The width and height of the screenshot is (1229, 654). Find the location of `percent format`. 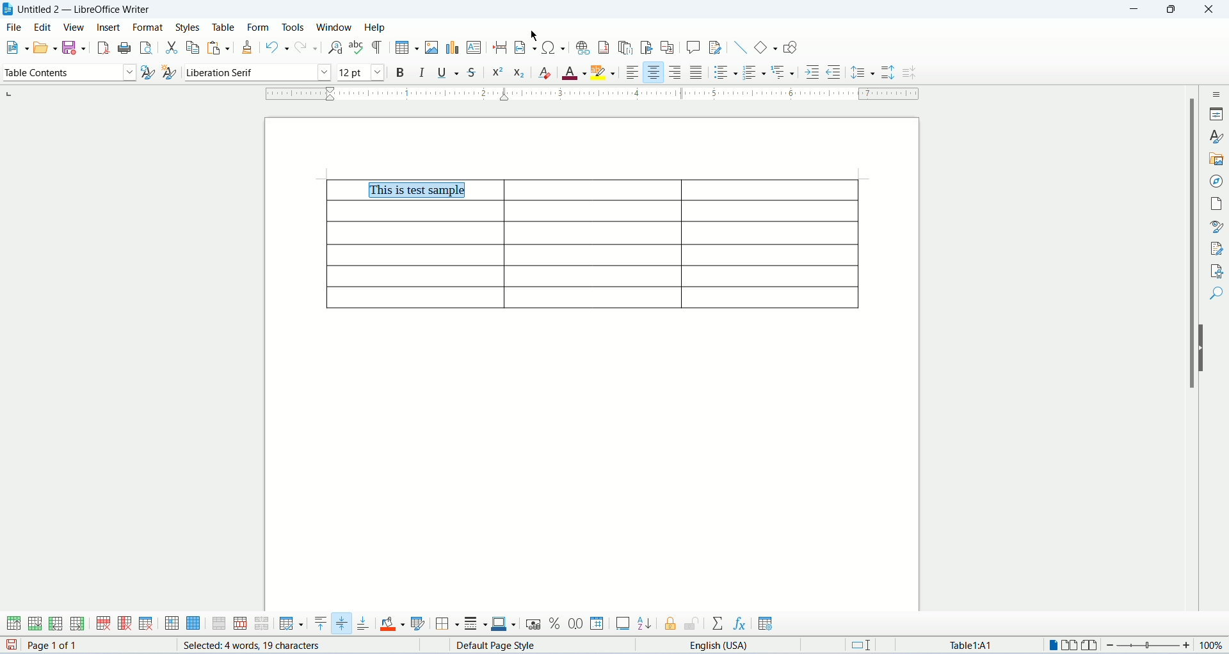

percent format is located at coordinates (557, 623).